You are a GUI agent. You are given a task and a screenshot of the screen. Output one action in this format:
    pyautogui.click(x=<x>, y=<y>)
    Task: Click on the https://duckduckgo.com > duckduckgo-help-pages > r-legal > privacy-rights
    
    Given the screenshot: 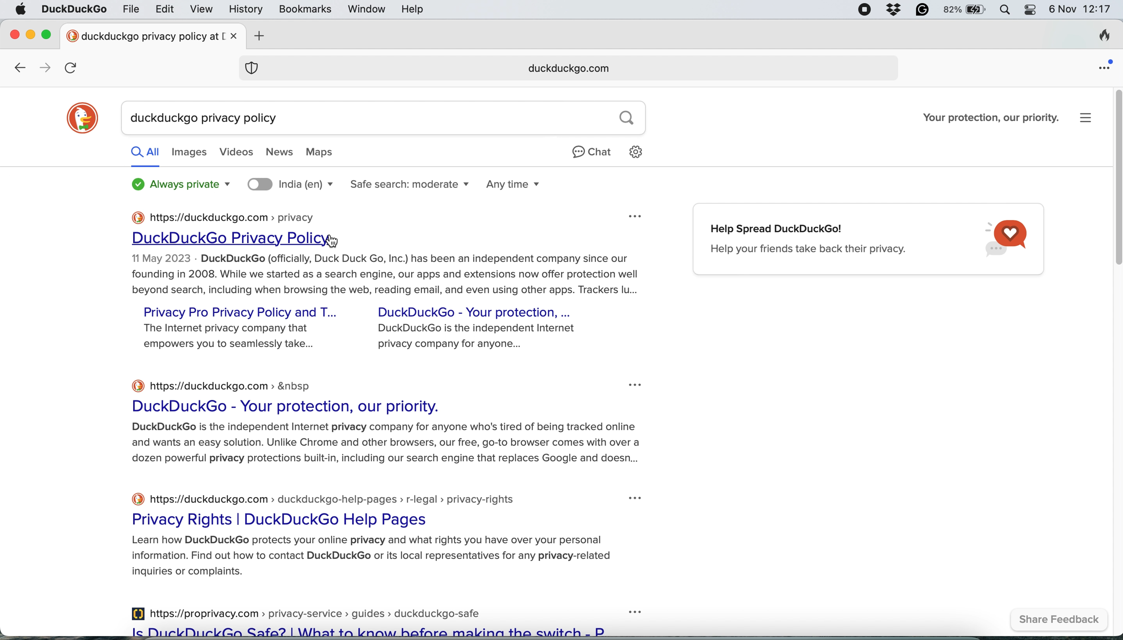 What is the action you would take?
    pyautogui.click(x=324, y=498)
    